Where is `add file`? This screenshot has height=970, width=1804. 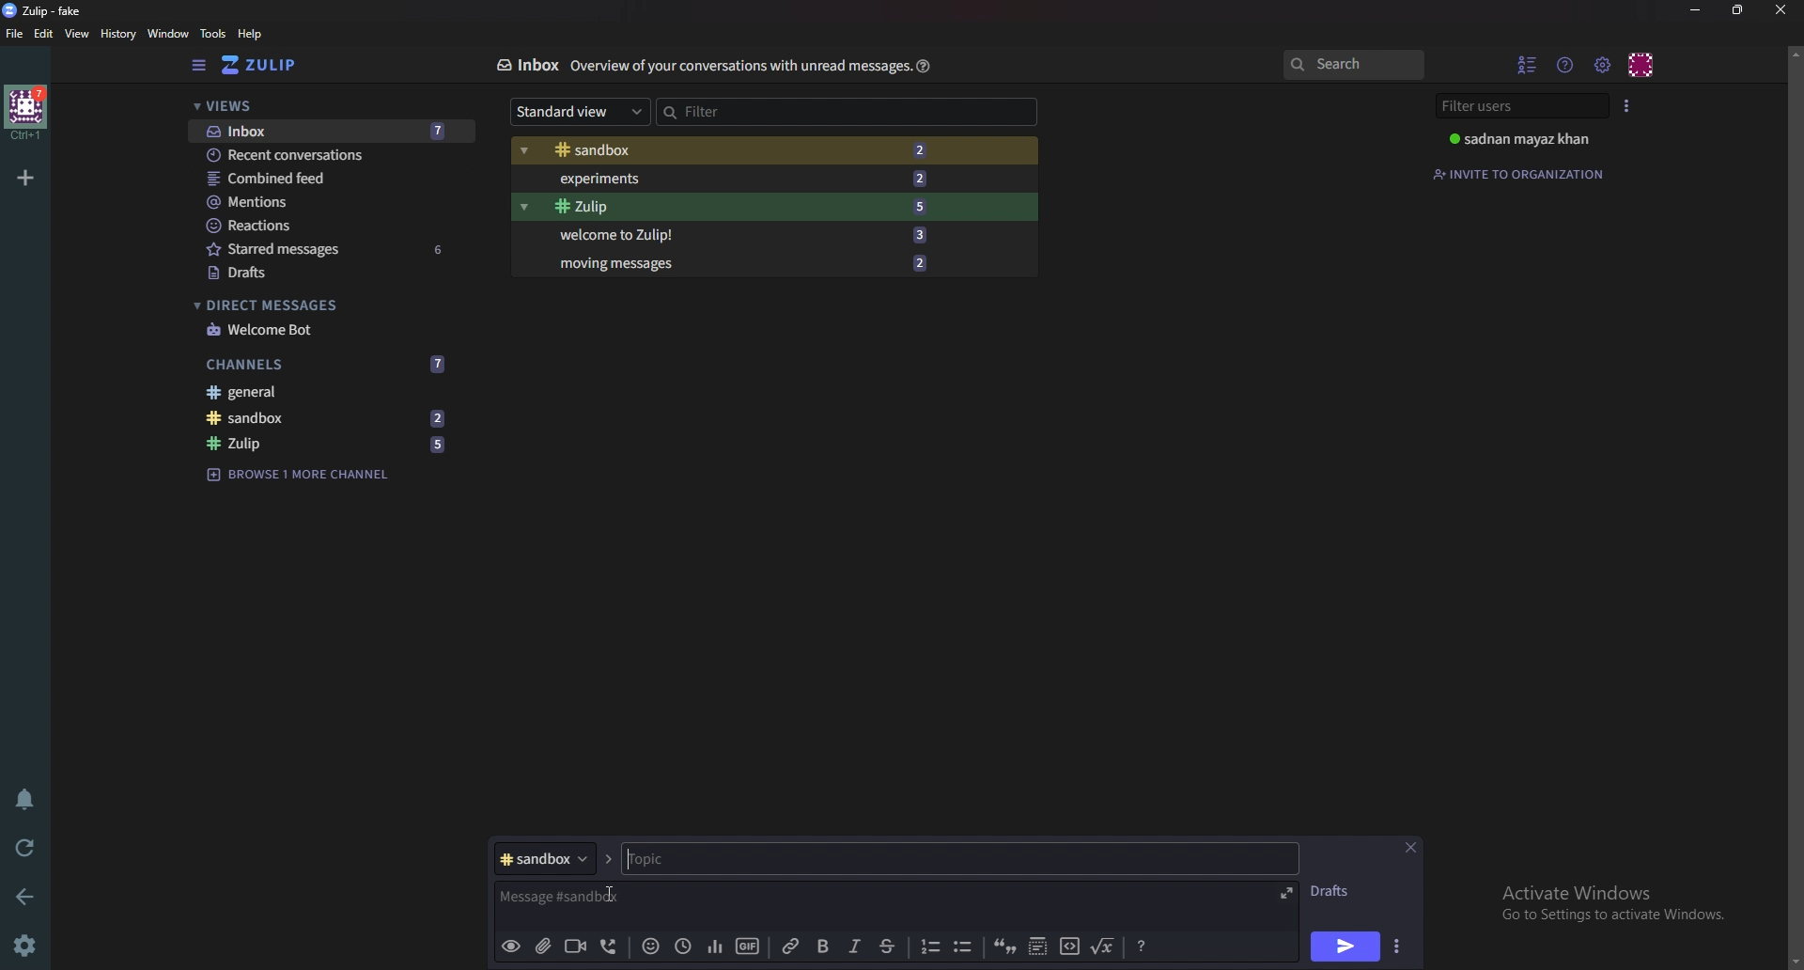 add file is located at coordinates (540, 946).